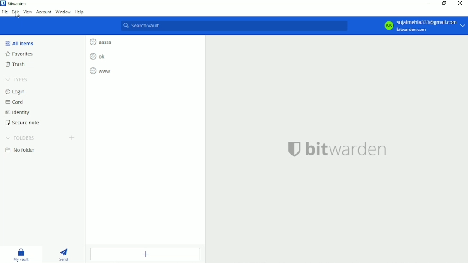 The height and width of the screenshot is (263, 468). What do you see at coordinates (81, 12) in the screenshot?
I see `Help` at bounding box center [81, 12].